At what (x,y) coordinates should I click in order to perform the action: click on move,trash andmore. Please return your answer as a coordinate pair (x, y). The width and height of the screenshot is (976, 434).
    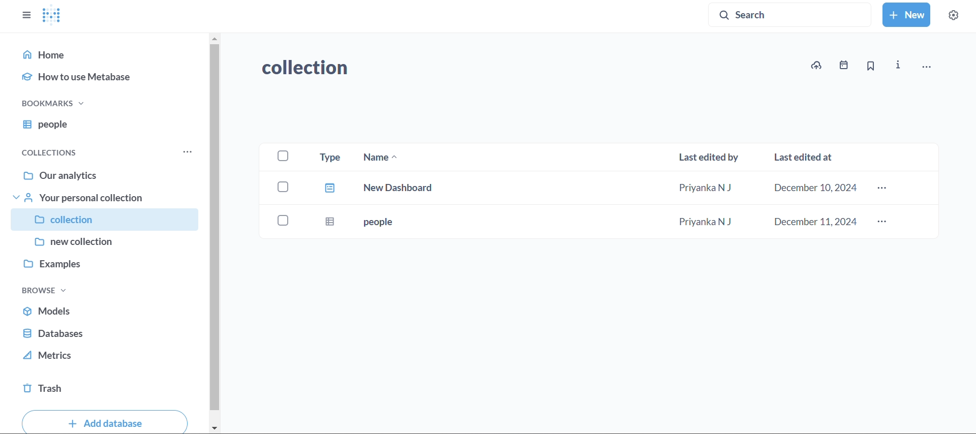
    Looking at the image, I should click on (928, 67).